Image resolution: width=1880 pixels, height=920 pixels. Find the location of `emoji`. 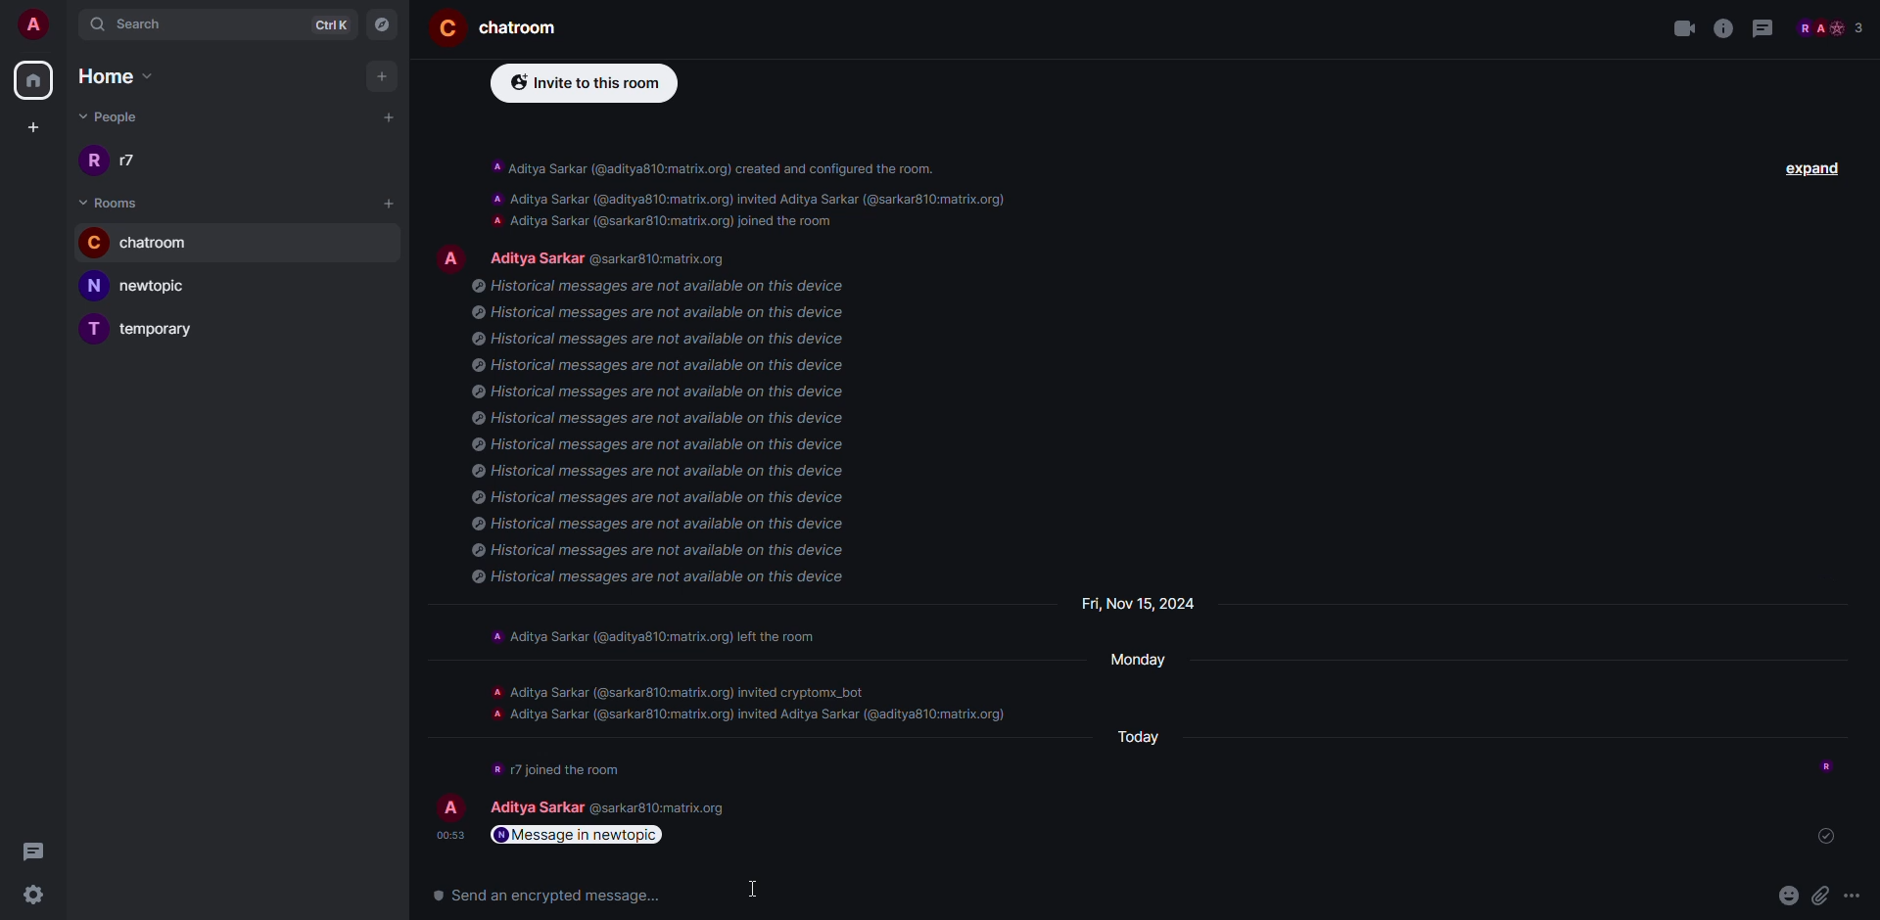

emoji is located at coordinates (1784, 895).